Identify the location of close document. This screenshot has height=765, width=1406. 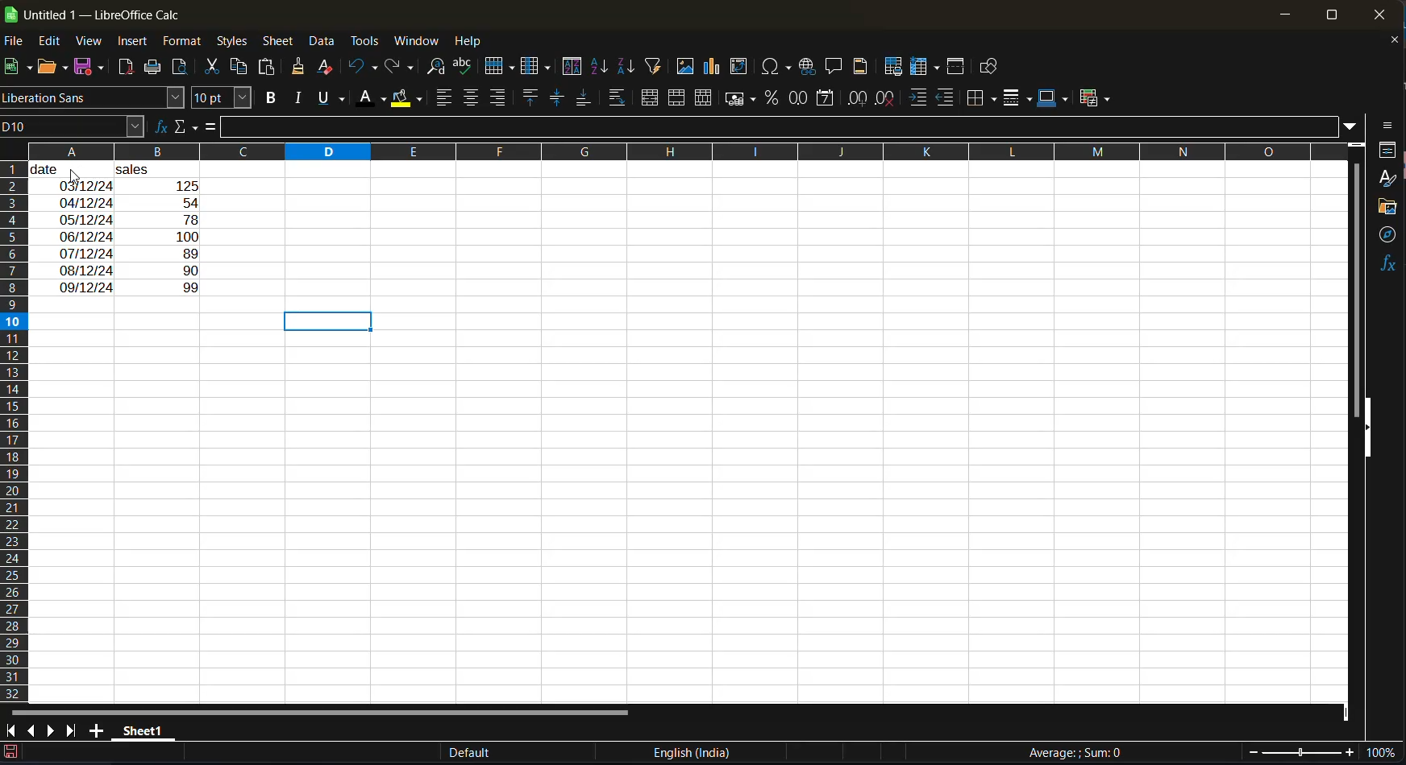
(1392, 42).